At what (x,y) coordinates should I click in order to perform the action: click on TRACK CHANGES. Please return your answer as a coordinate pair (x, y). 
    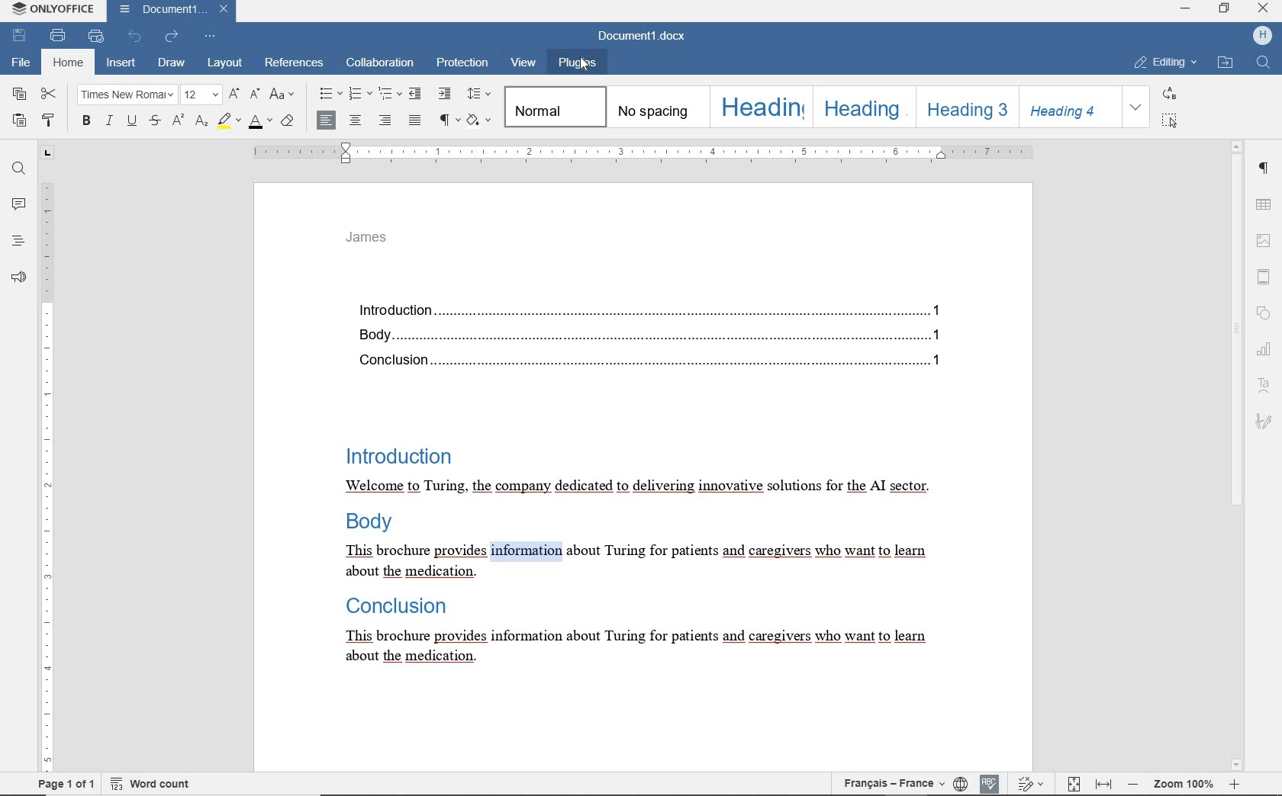
    Looking at the image, I should click on (1029, 783).